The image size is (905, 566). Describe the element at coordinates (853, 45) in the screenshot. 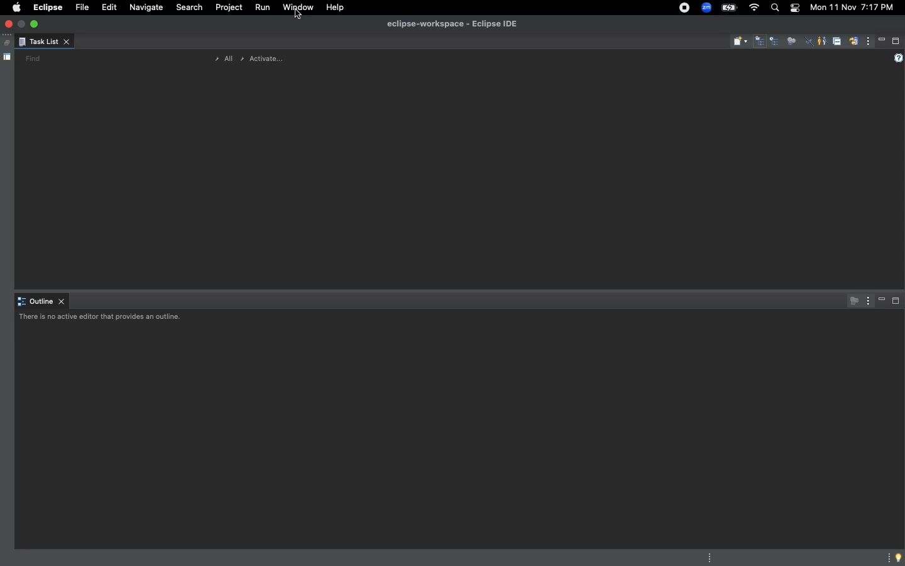

I see `Synchronized change` at that location.